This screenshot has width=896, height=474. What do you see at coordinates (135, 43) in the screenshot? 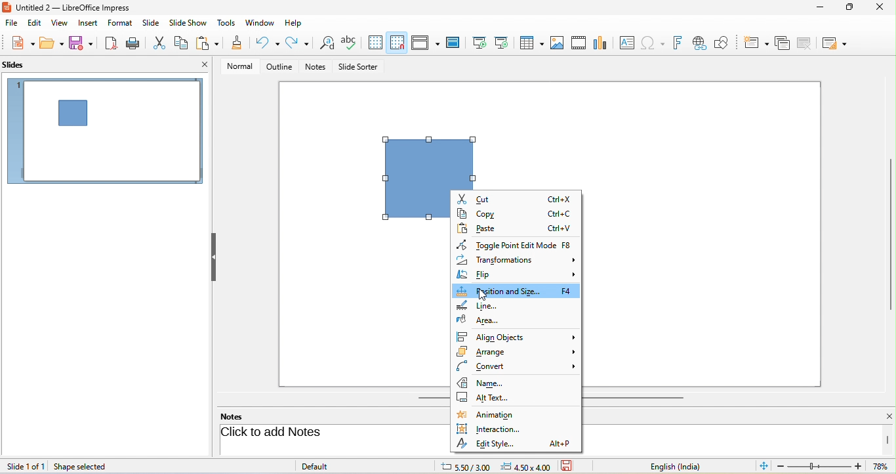
I see `print` at bounding box center [135, 43].